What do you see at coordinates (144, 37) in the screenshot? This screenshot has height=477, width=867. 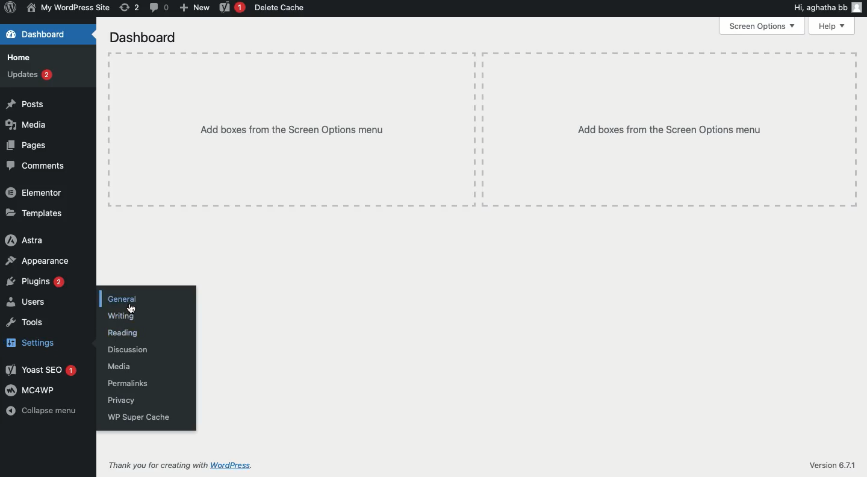 I see `Dashboard` at bounding box center [144, 37].